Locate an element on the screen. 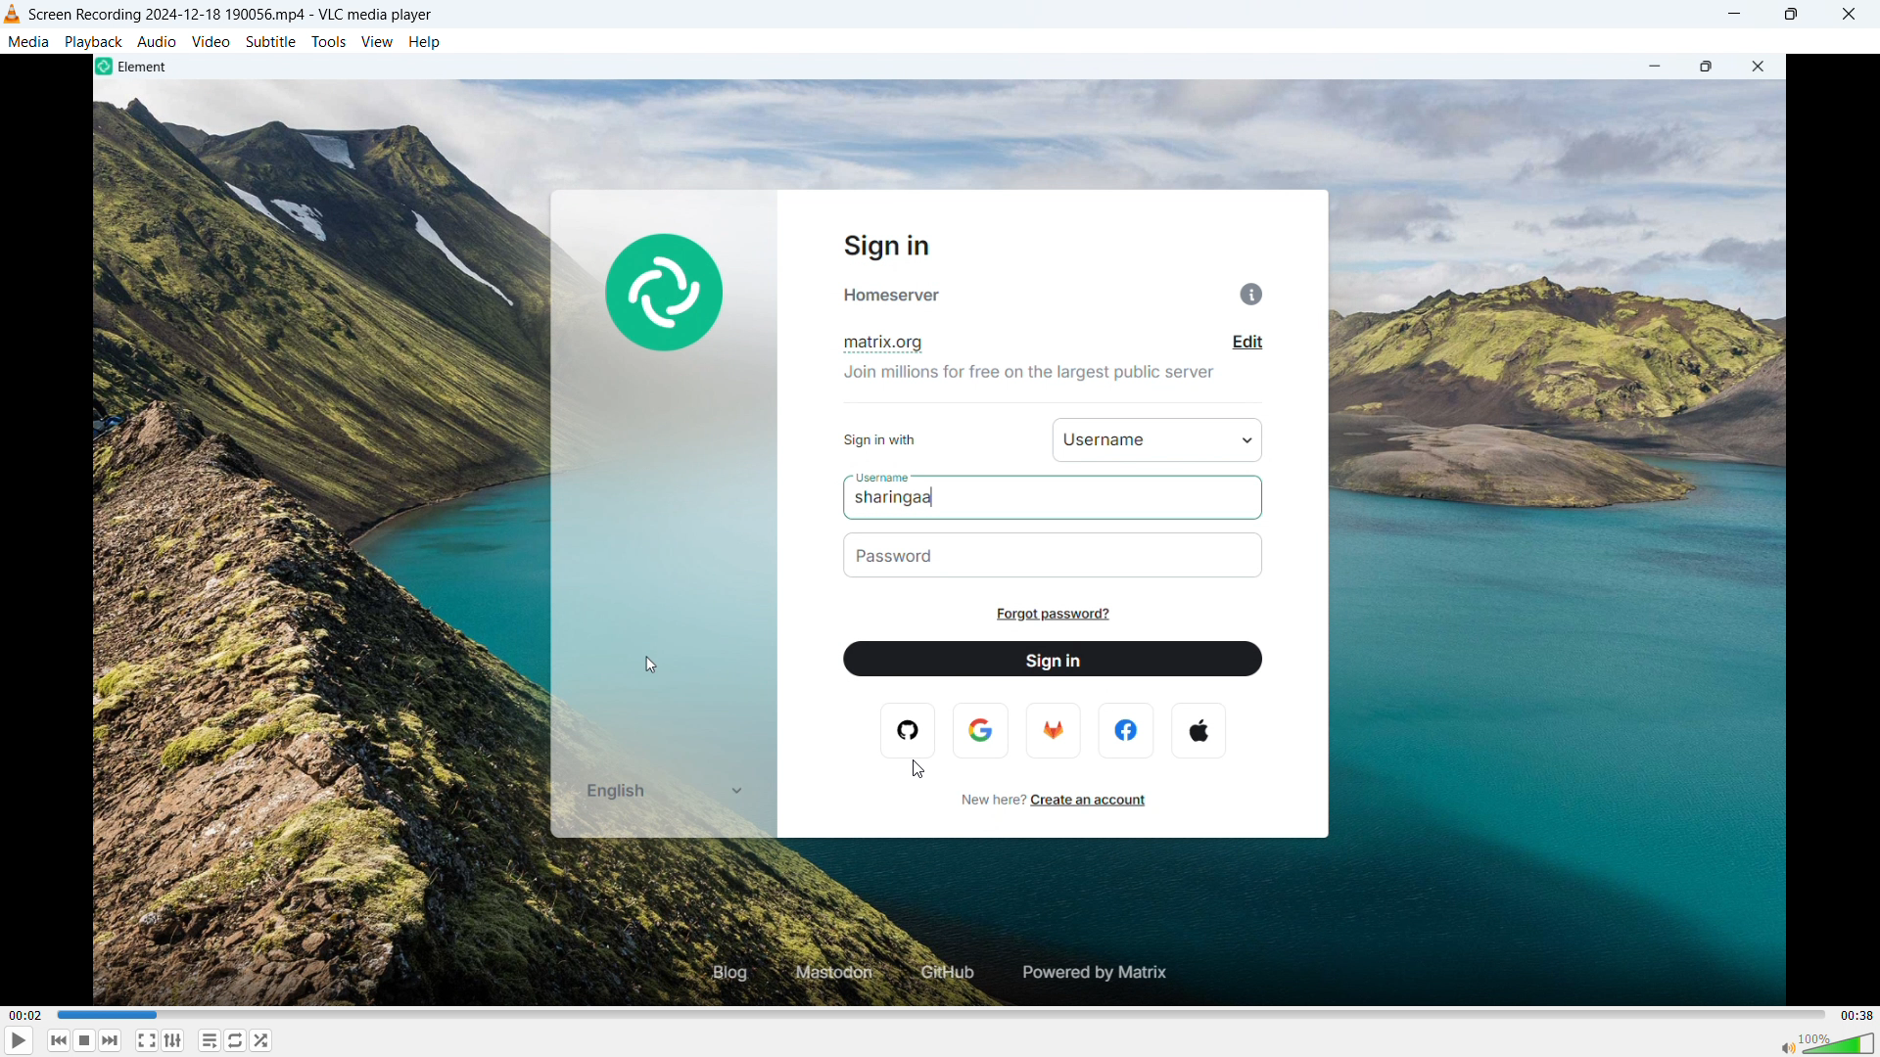  full screen is located at coordinates (147, 1040).